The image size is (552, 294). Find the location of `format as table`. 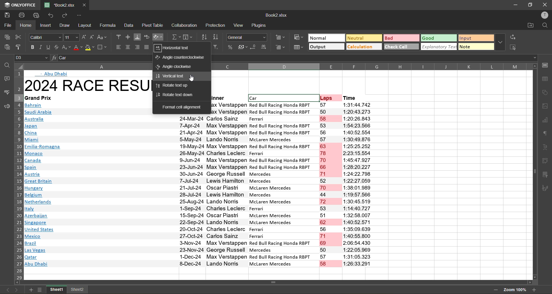

format as table is located at coordinates (299, 47).